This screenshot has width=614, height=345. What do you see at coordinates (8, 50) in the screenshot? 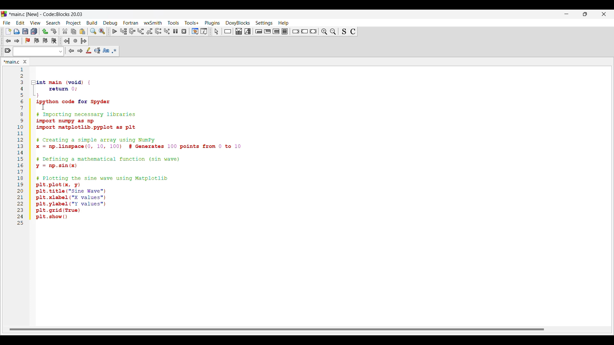
I see `Clear` at bounding box center [8, 50].